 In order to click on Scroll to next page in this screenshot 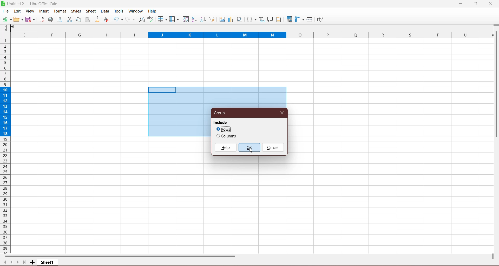, I will do `click(16, 262)`.